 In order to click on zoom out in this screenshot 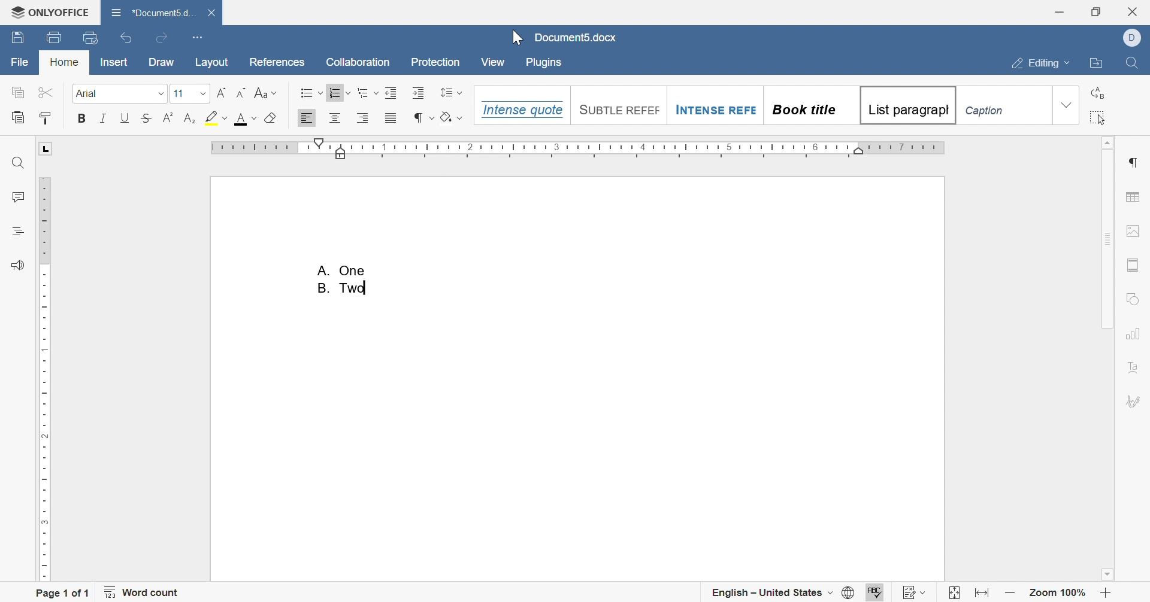, I will do `click(1012, 593)`.